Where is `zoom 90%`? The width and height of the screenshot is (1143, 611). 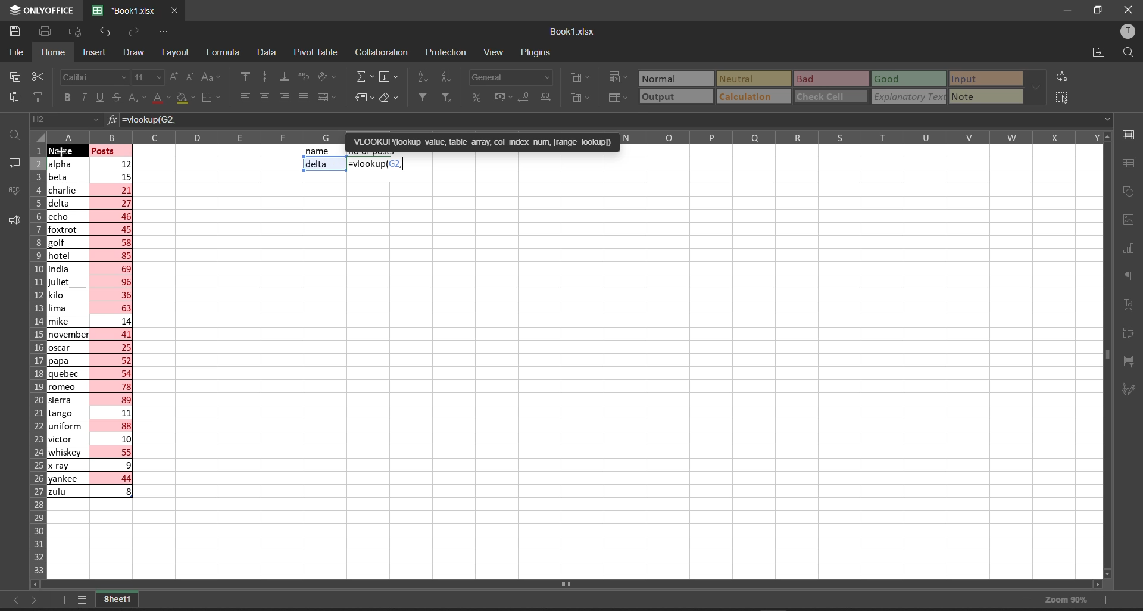 zoom 90% is located at coordinates (1065, 600).